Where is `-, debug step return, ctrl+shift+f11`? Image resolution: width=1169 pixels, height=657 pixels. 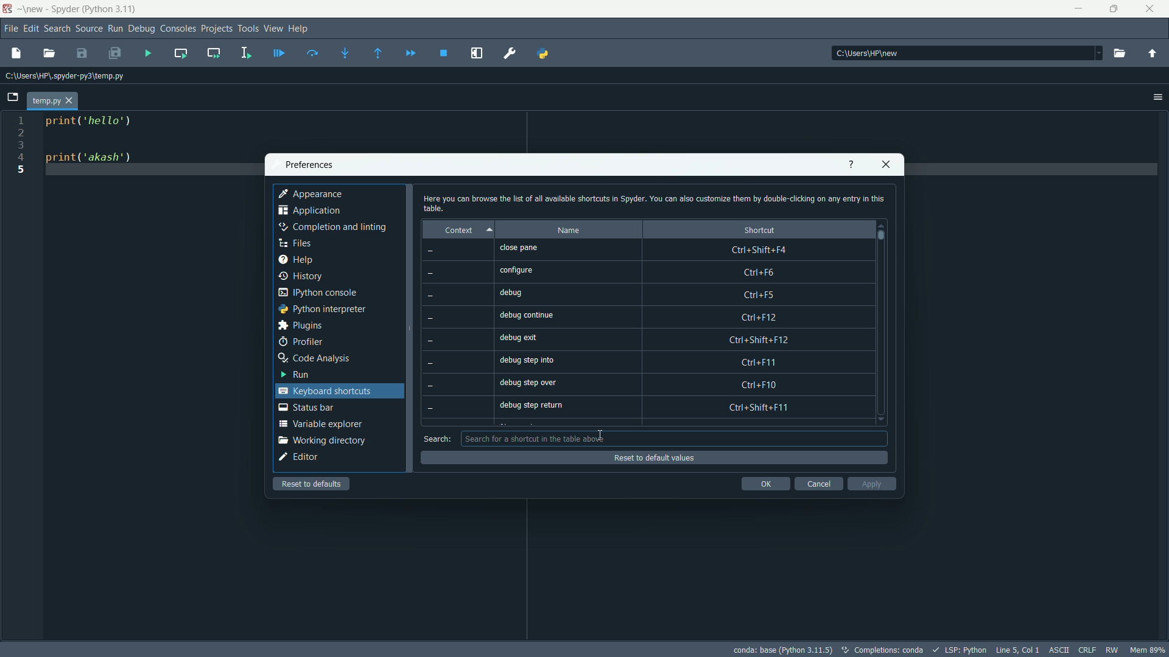
-, debug step return, ctrl+shift+f11 is located at coordinates (644, 408).